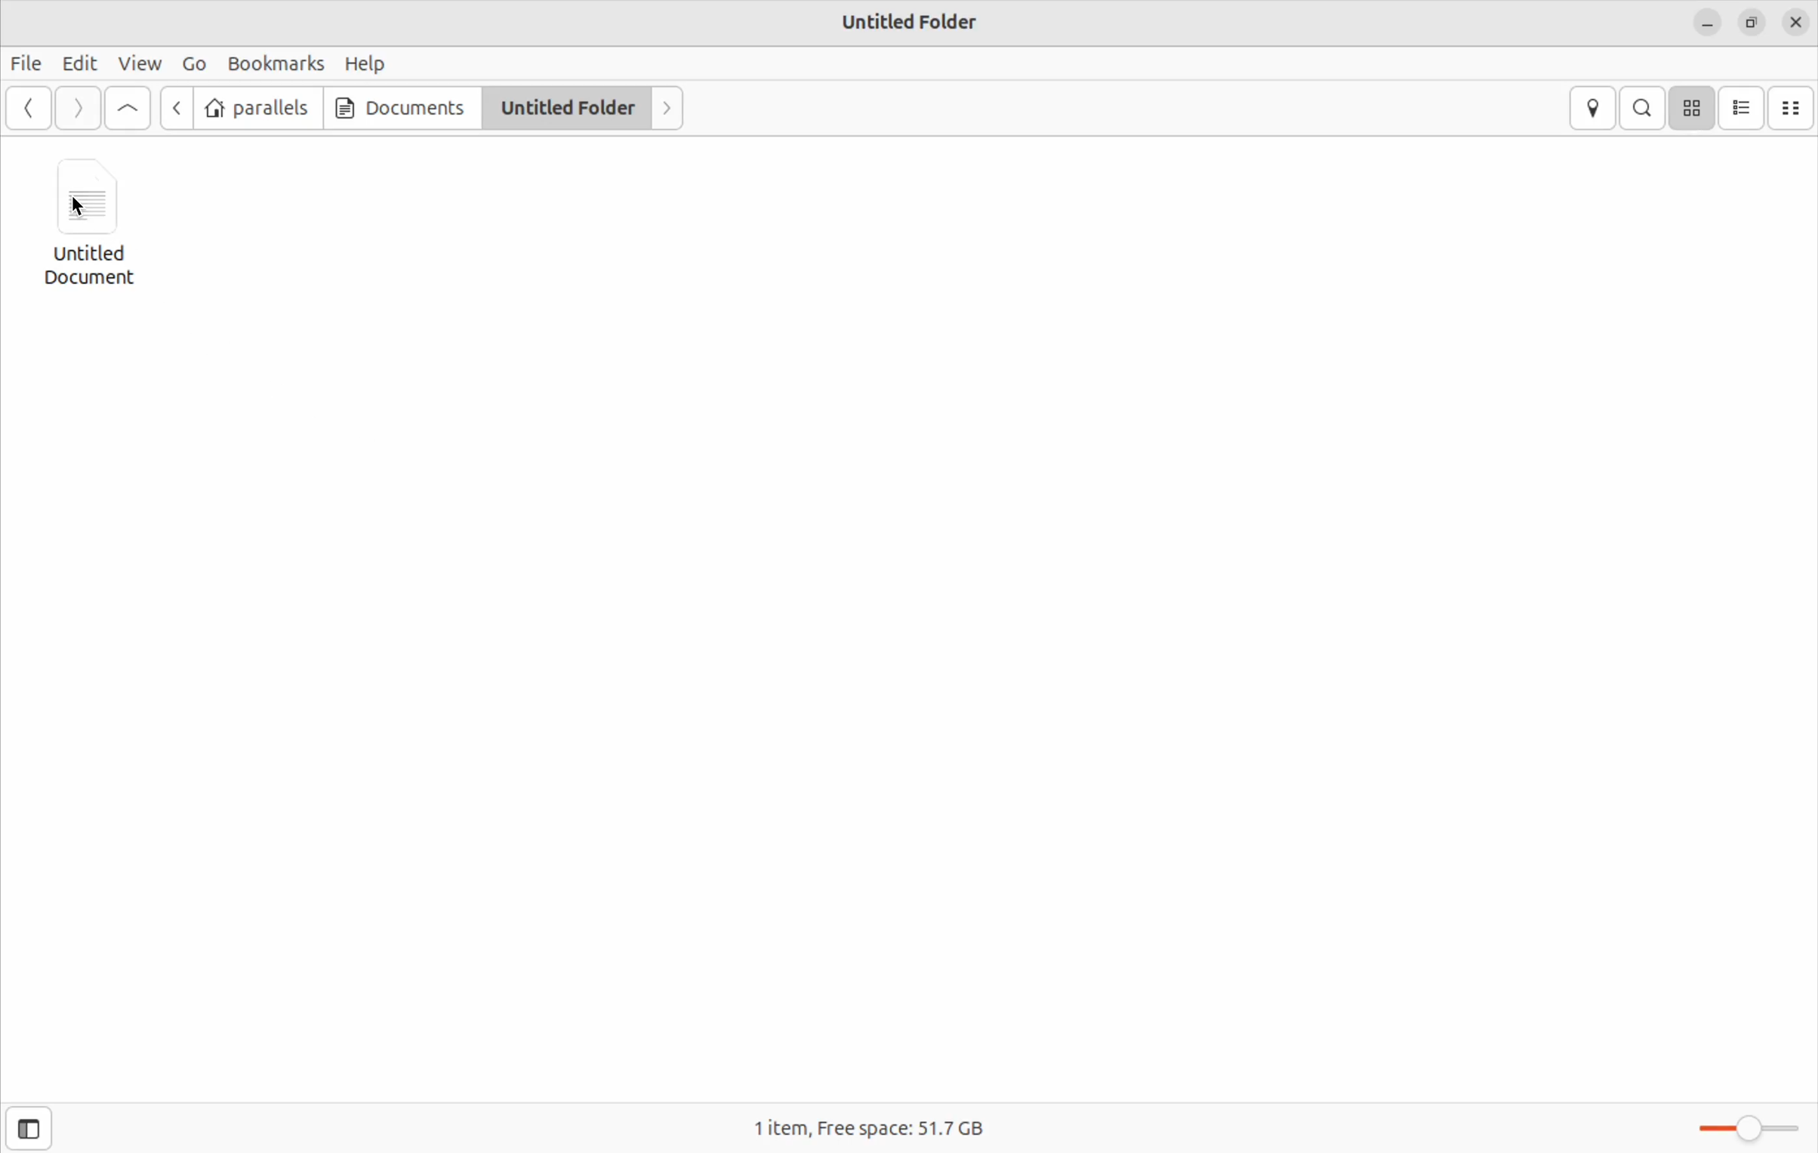 This screenshot has height=1153, width=1818. Describe the element at coordinates (80, 63) in the screenshot. I see `Edit` at that location.